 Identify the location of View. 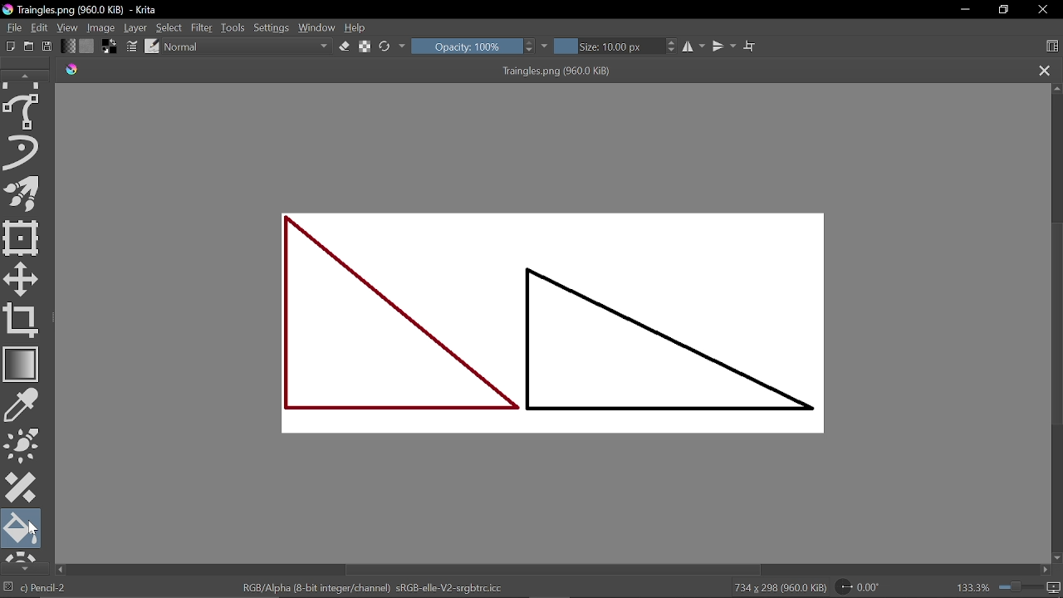
(68, 28).